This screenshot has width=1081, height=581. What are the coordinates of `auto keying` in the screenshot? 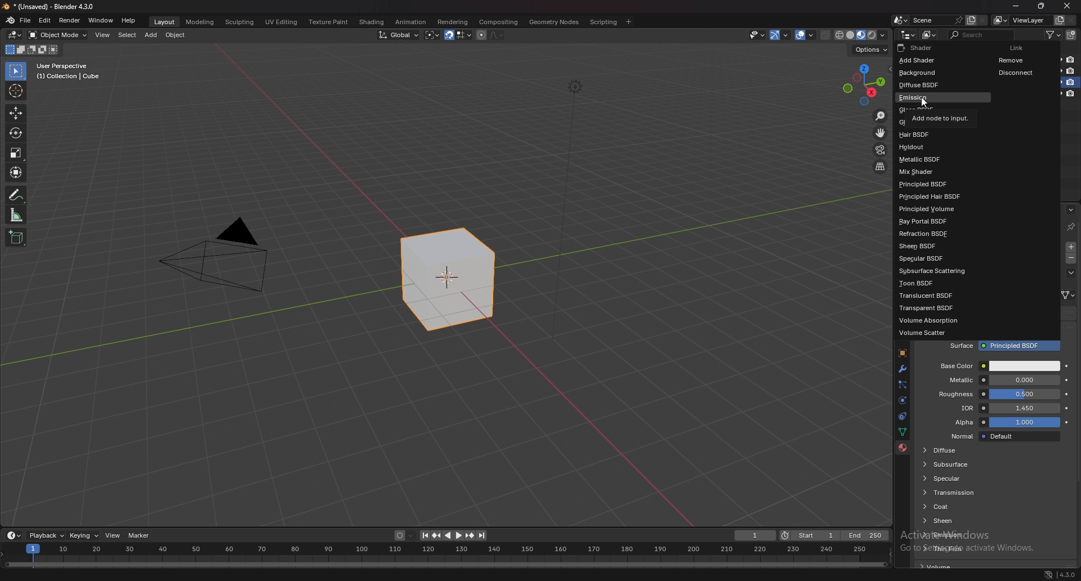 It's located at (404, 536).